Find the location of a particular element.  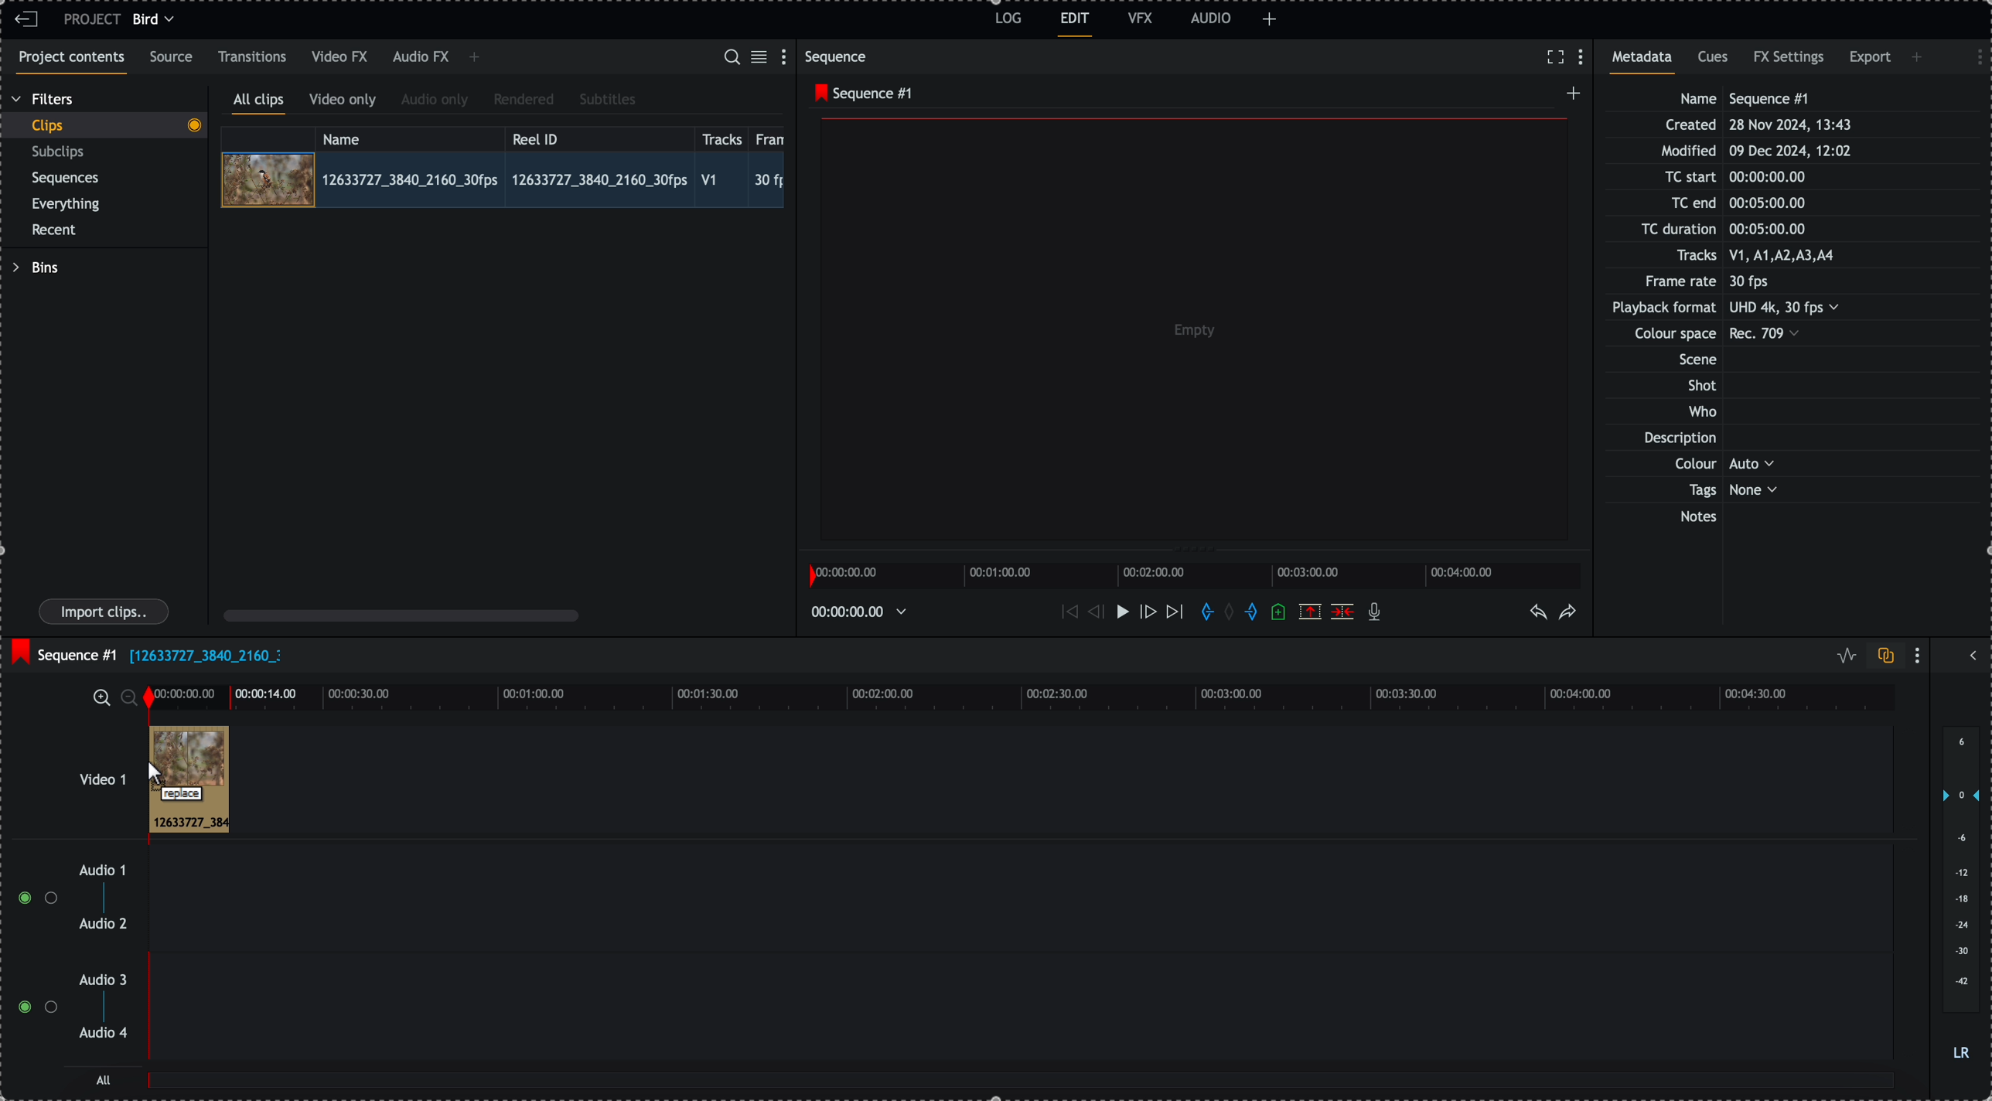

leave is located at coordinates (26, 20).